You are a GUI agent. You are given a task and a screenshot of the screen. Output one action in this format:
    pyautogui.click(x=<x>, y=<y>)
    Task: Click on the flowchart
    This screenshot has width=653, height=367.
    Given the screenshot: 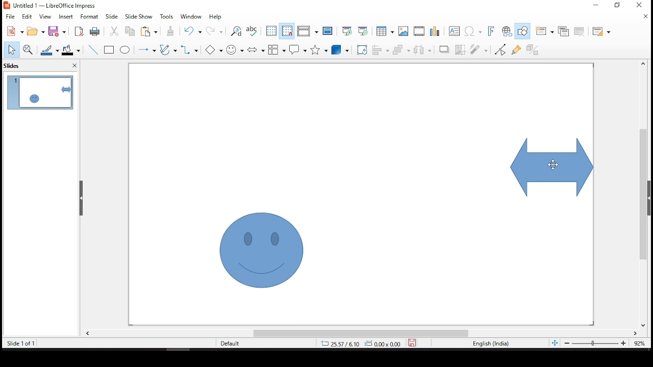 What is the action you would take?
    pyautogui.click(x=277, y=49)
    